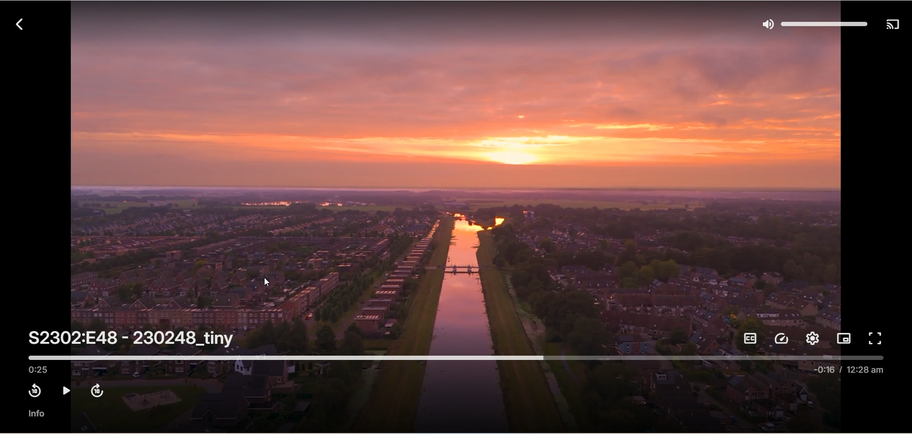  What do you see at coordinates (877, 338) in the screenshot?
I see `fullscreen` at bounding box center [877, 338].